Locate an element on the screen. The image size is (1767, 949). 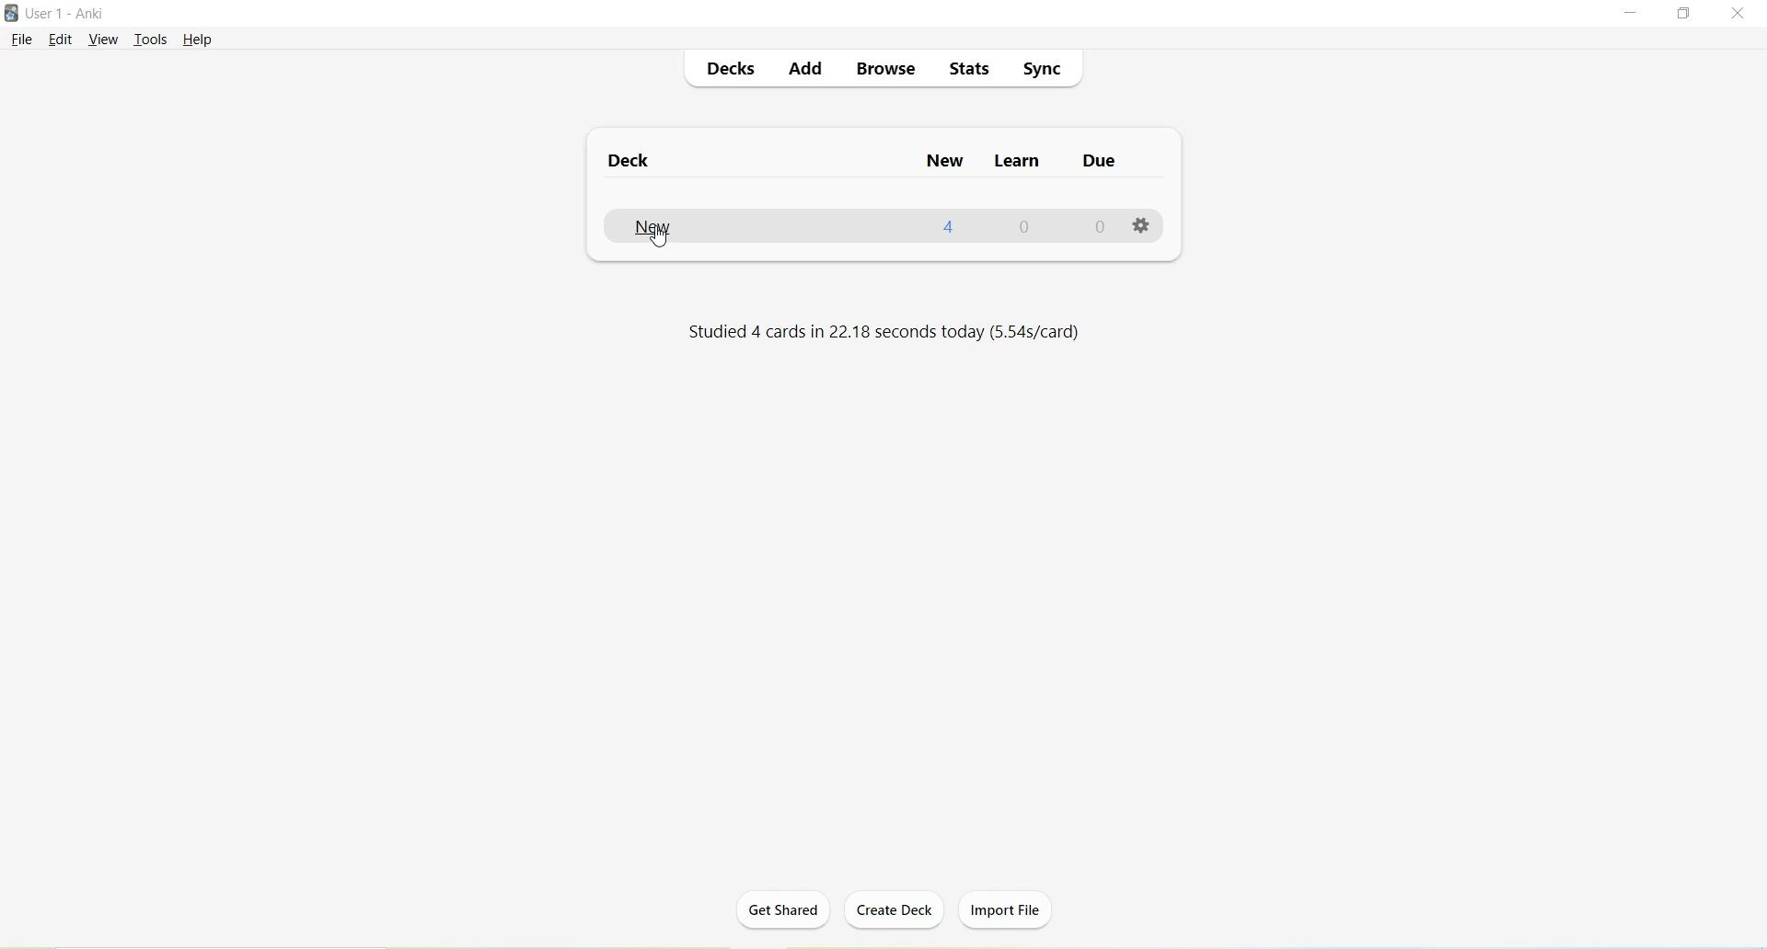
Add is located at coordinates (807, 70).